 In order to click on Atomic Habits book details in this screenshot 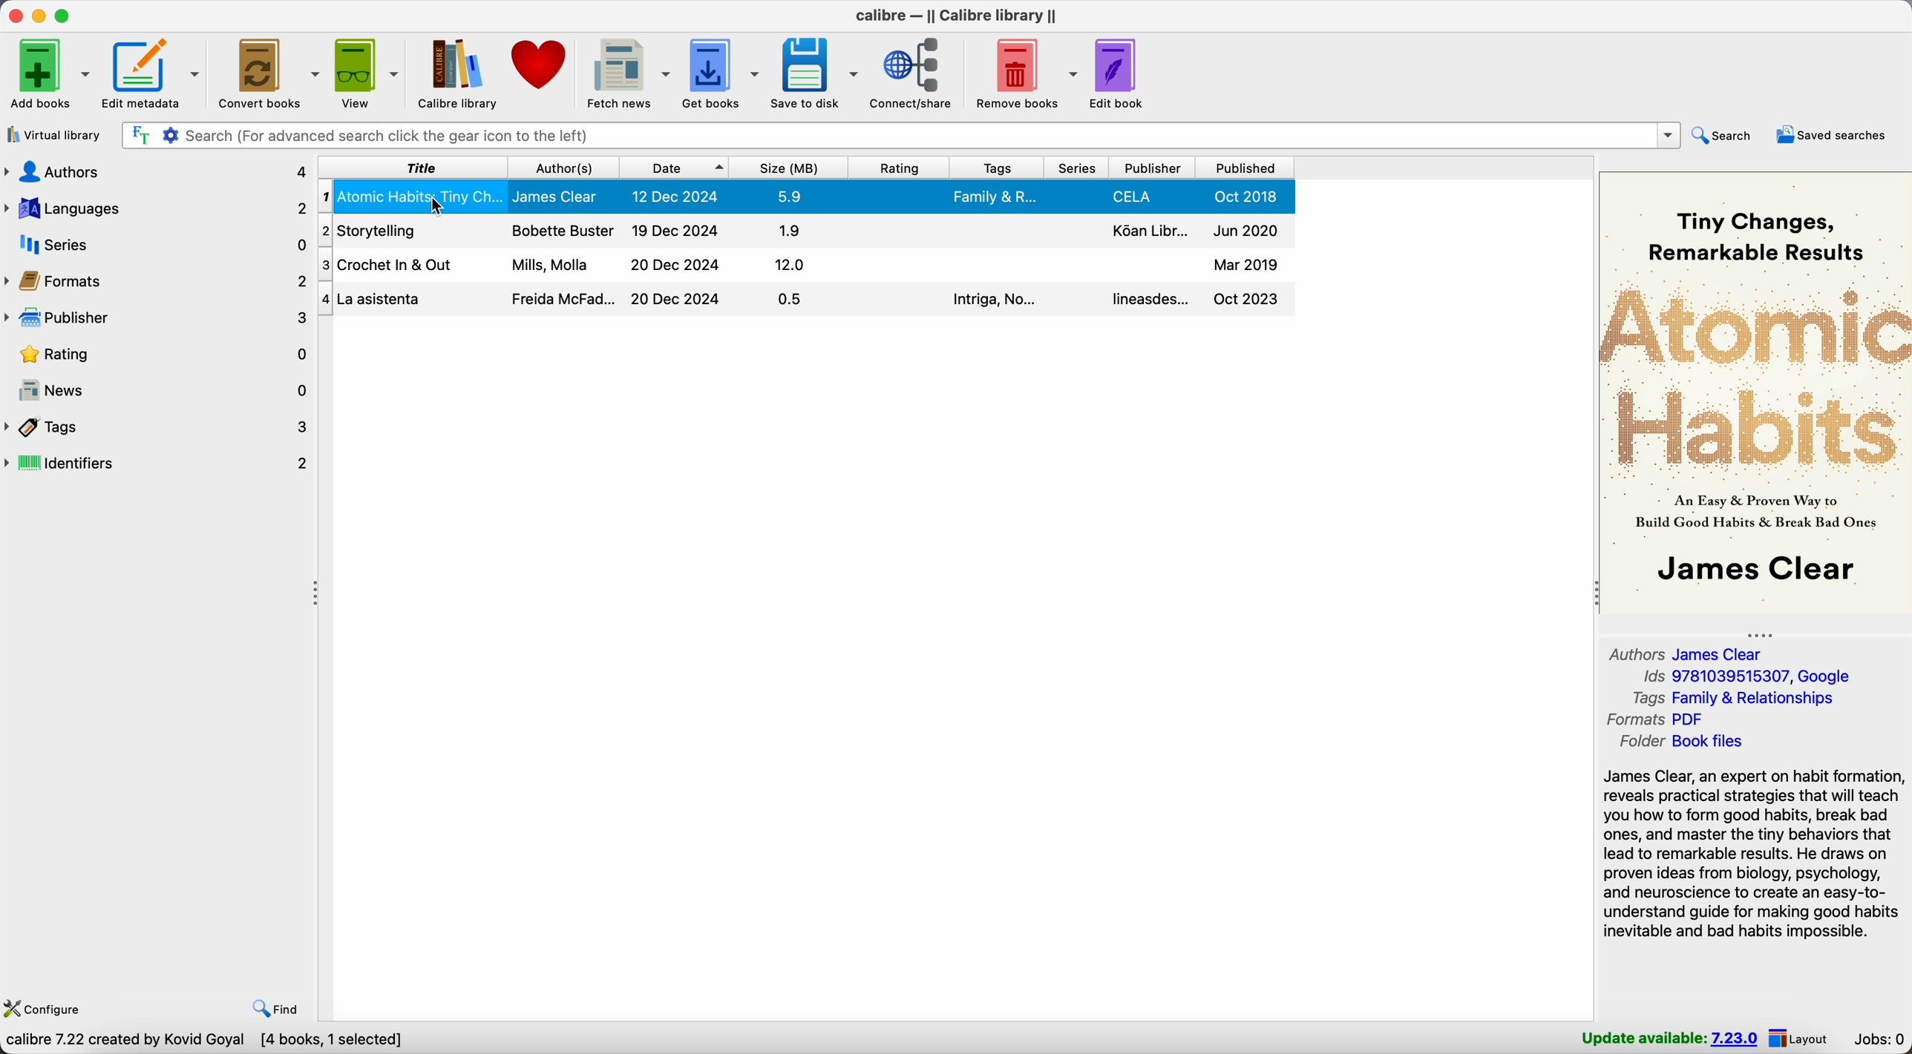, I will do `click(868, 196)`.